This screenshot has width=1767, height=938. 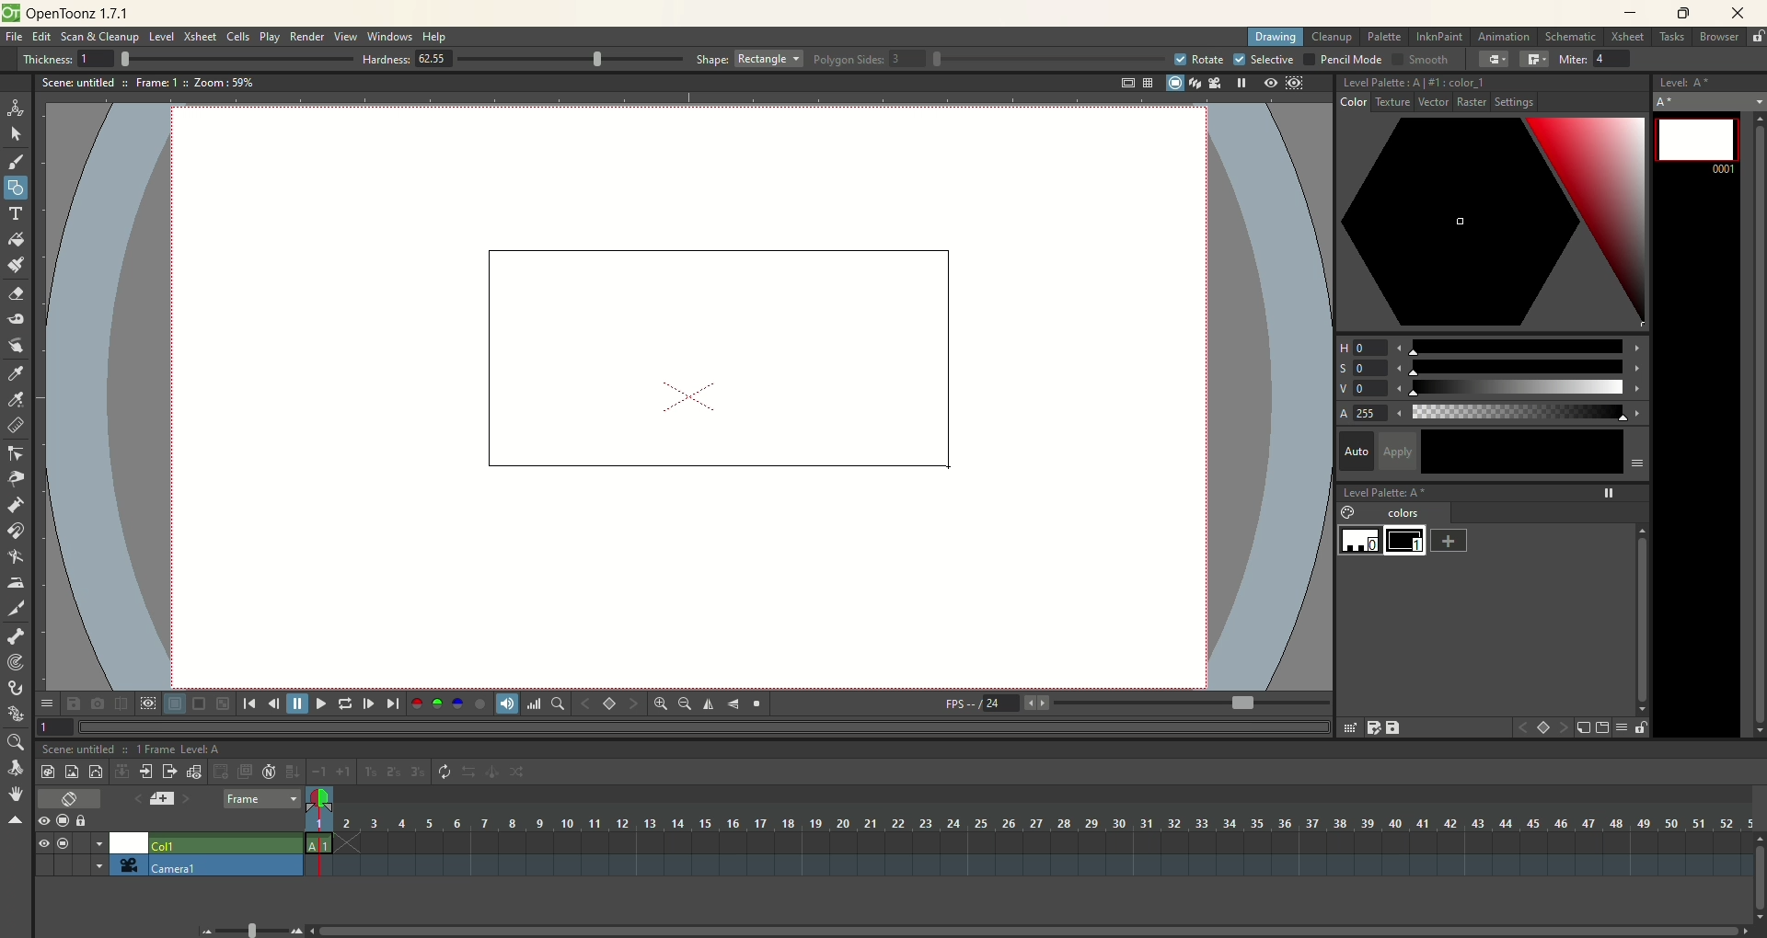 What do you see at coordinates (1126, 84) in the screenshot?
I see `safe area` at bounding box center [1126, 84].